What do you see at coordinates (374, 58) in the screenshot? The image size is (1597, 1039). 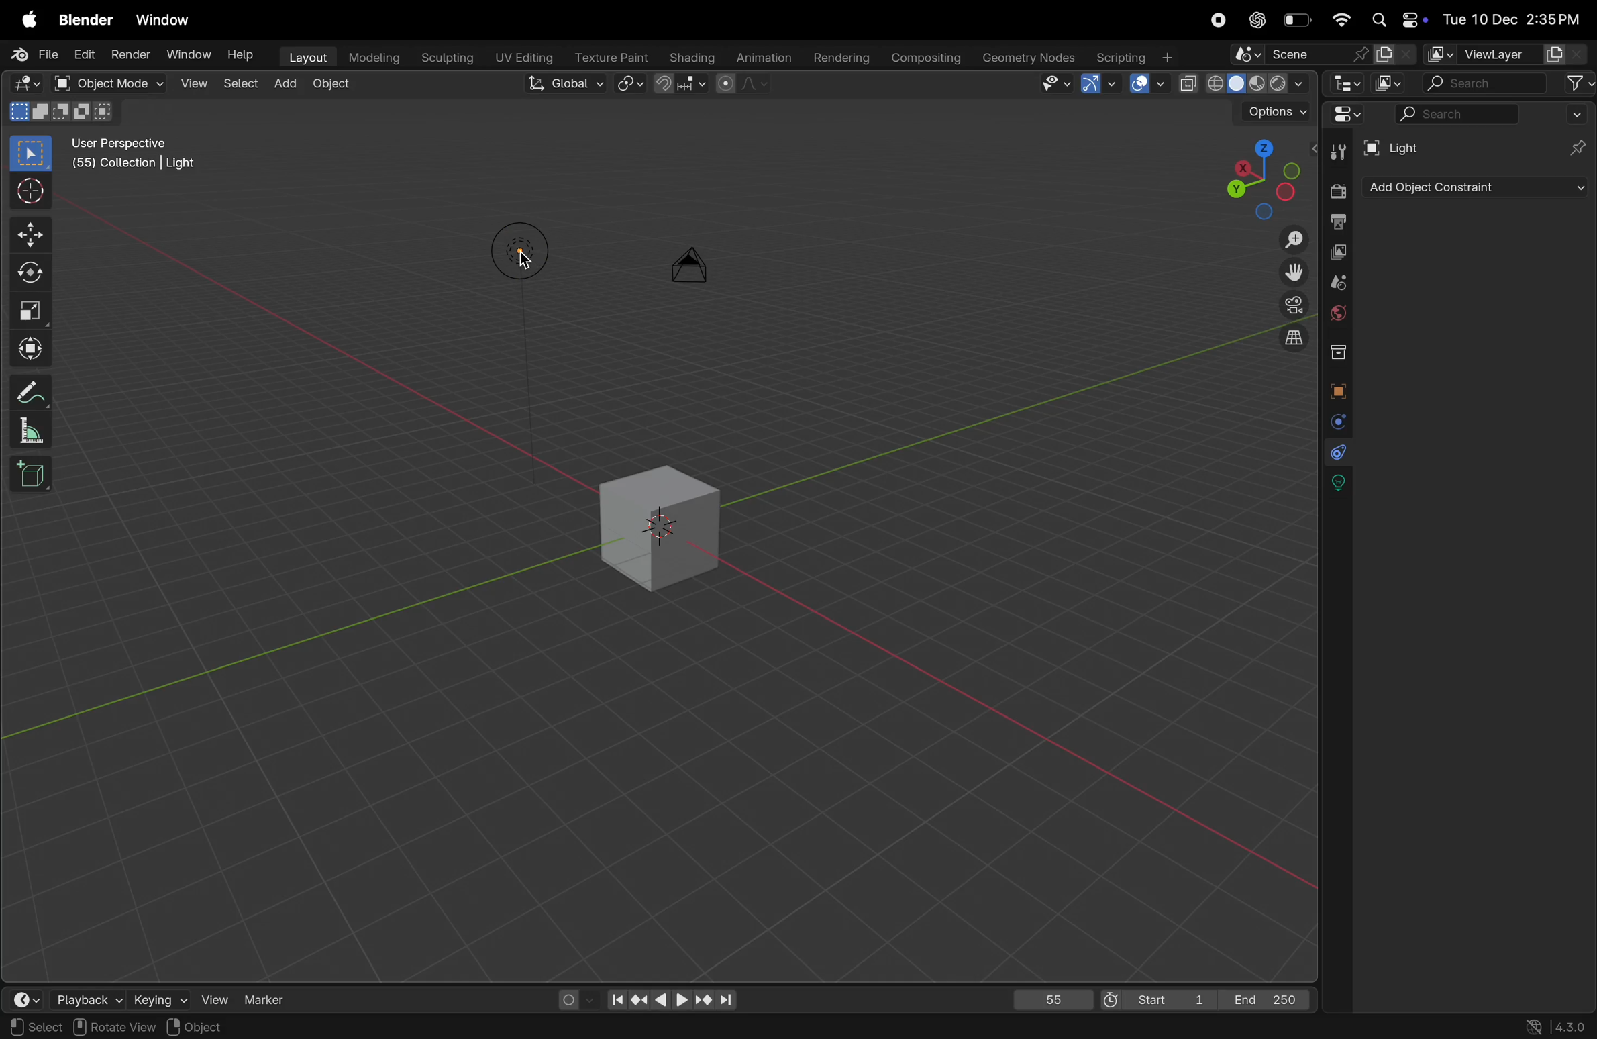 I see `modelling` at bounding box center [374, 58].